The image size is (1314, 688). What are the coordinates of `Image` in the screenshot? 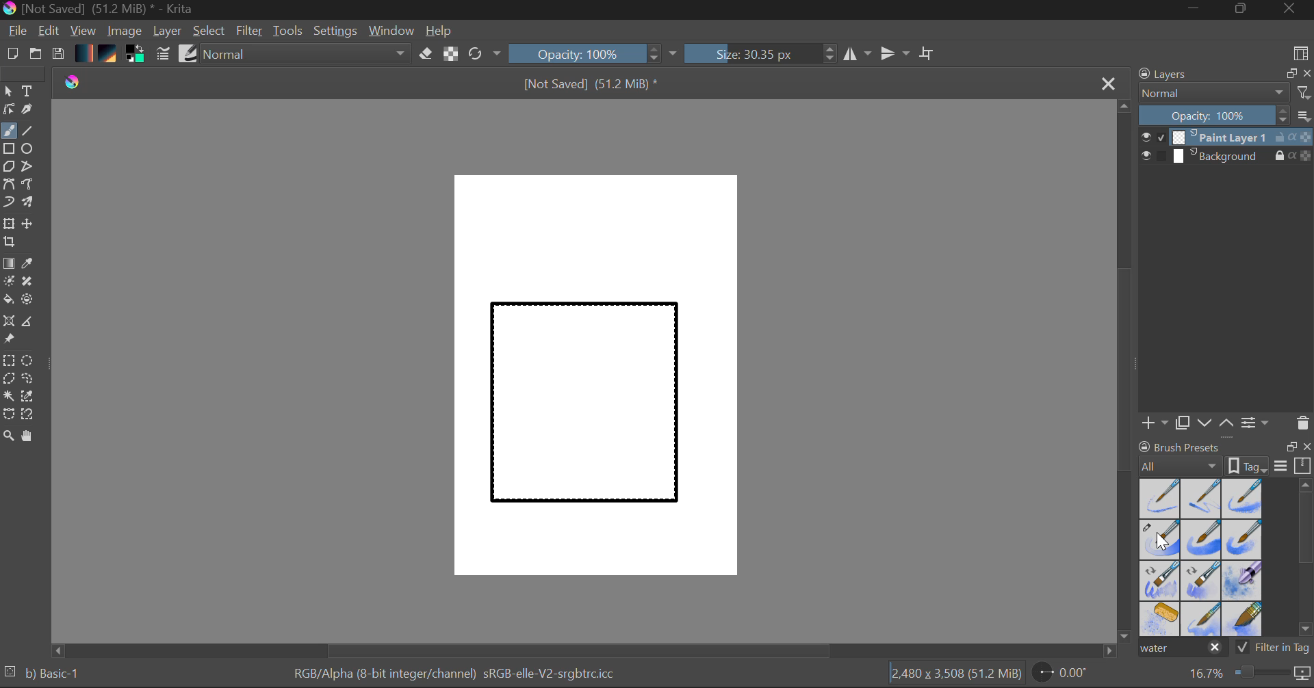 It's located at (126, 32).